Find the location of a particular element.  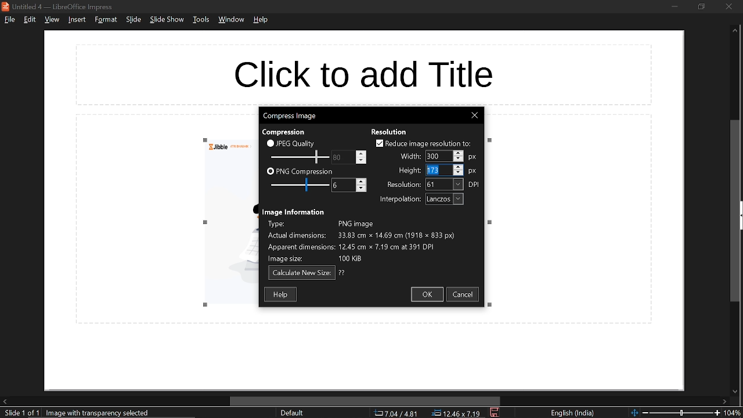

text is located at coordinates (342, 273).